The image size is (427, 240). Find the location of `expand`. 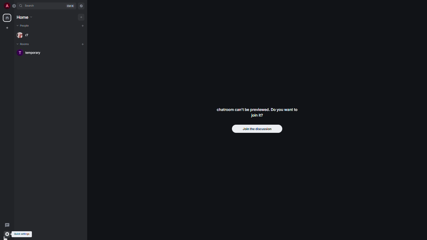

expand is located at coordinates (15, 6).